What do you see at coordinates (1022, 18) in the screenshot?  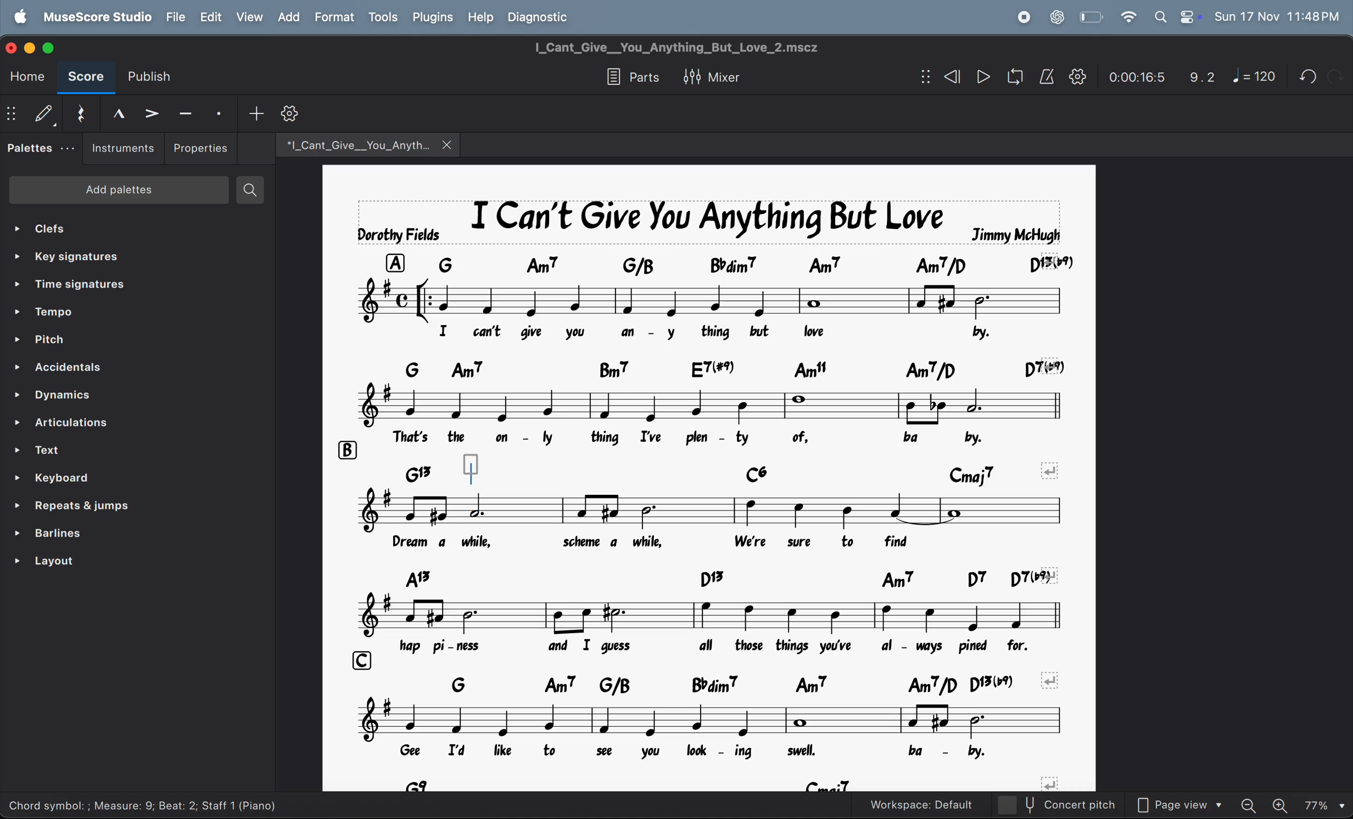 I see `record` at bounding box center [1022, 18].